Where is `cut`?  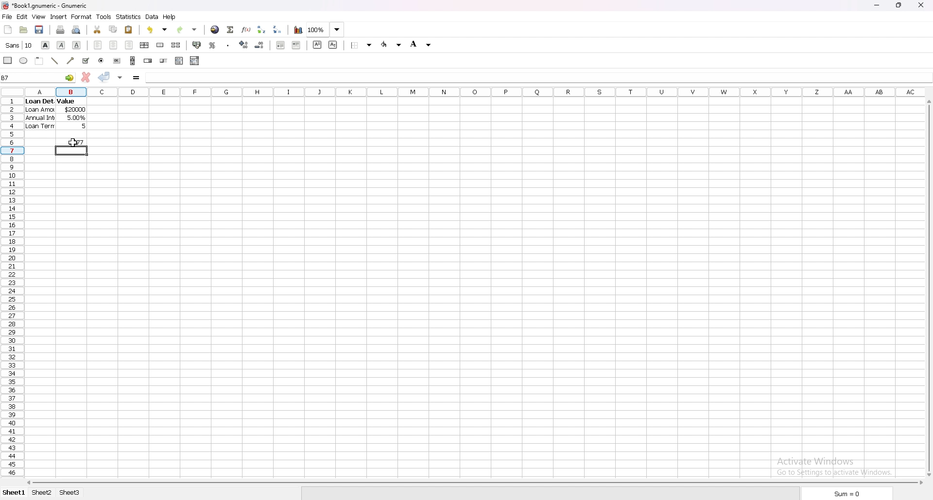 cut is located at coordinates (97, 29).